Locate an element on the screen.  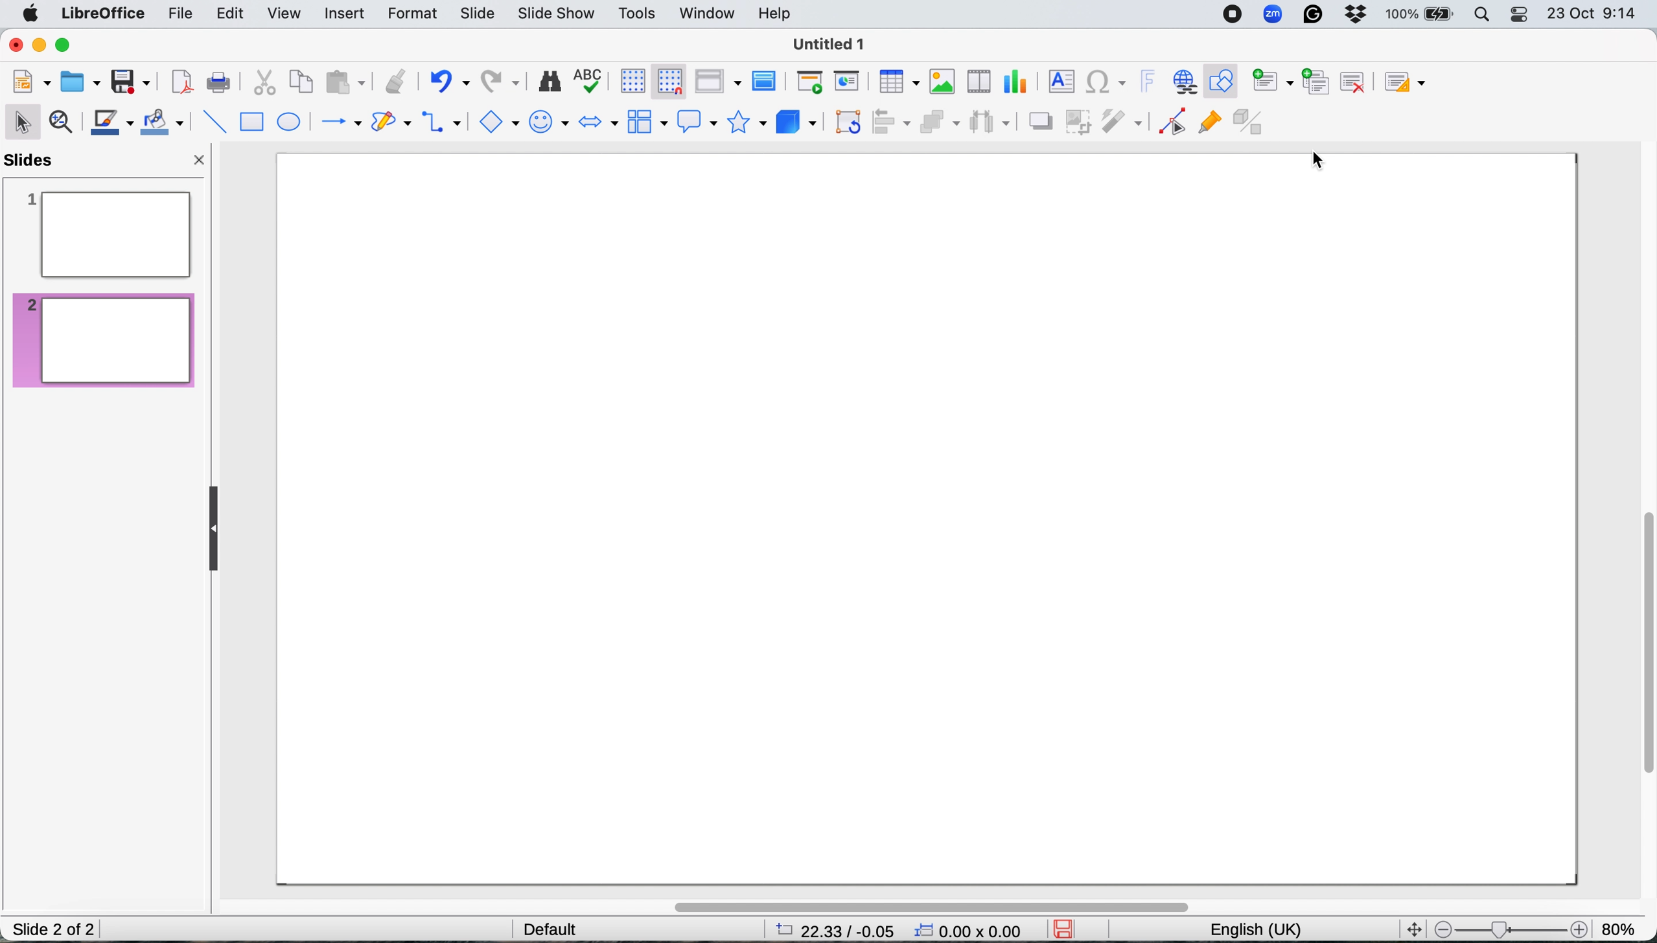
crop image is located at coordinates (1078, 122).